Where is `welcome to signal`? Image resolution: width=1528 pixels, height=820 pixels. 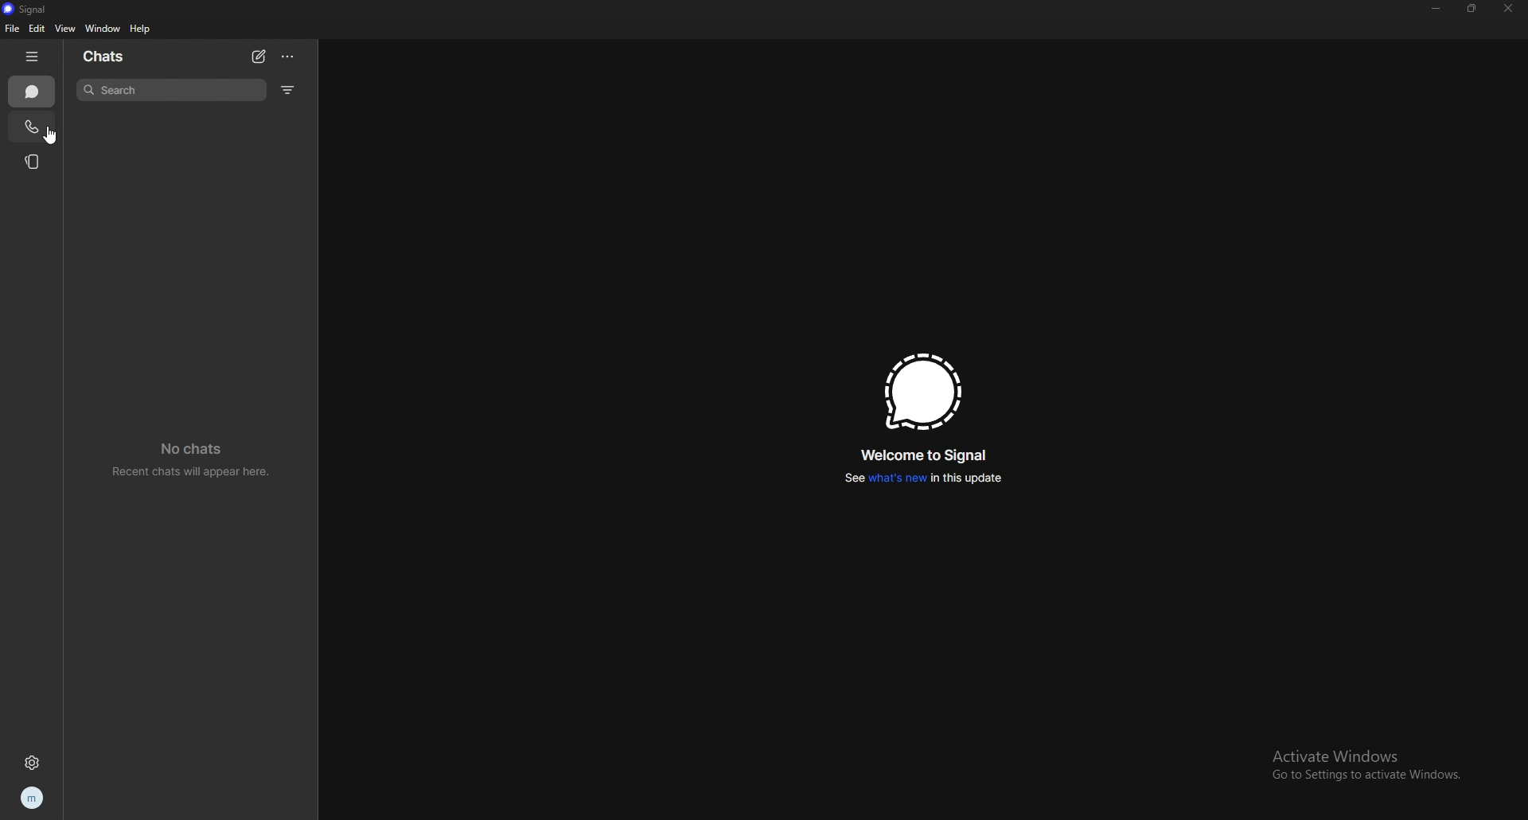 welcome to signal is located at coordinates (922, 455).